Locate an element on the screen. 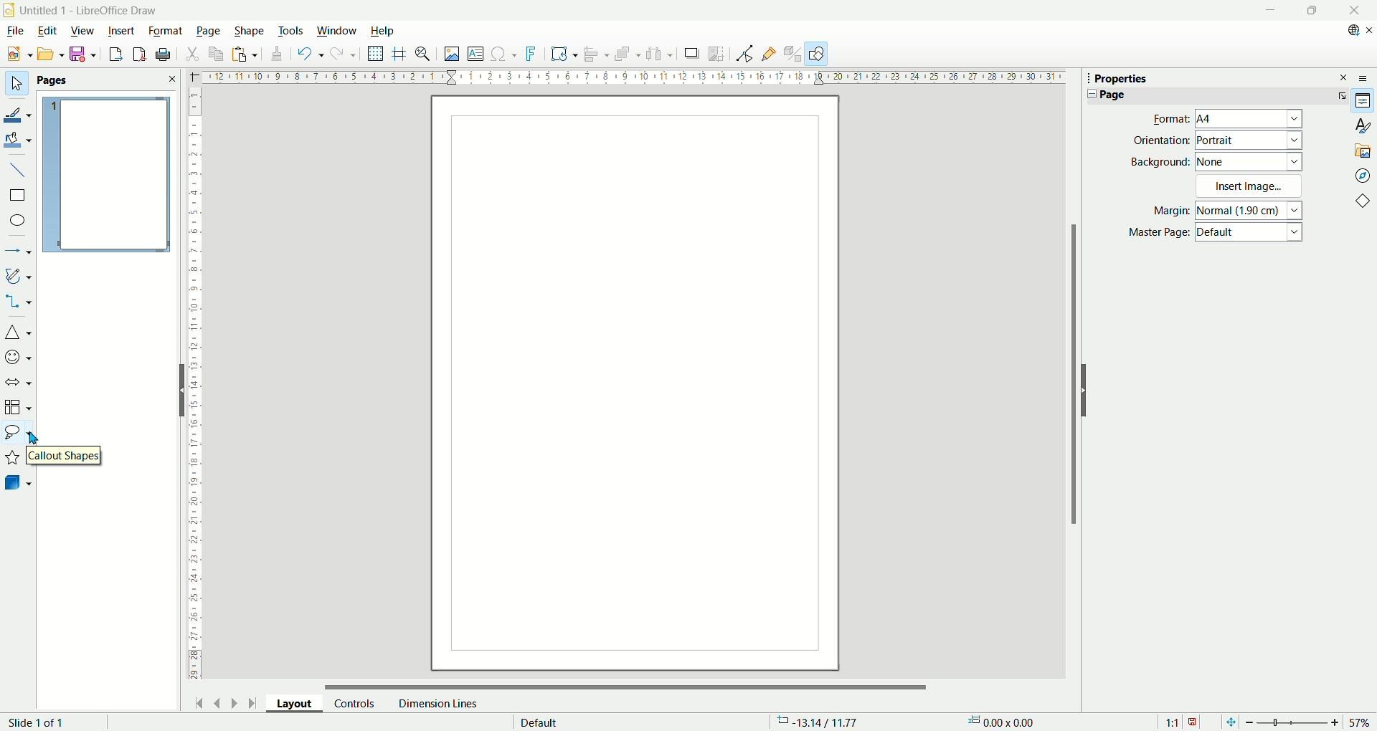 This screenshot has width=1377, height=731. help is located at coordinates (382, 31).